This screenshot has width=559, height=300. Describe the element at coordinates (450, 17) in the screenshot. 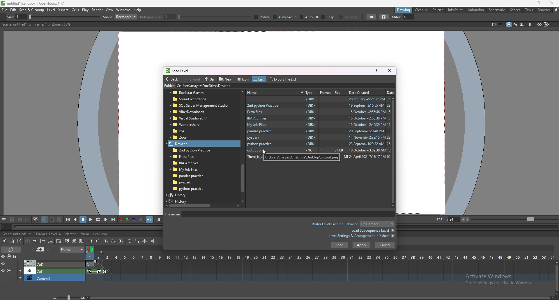

I see `smooth` at that location.